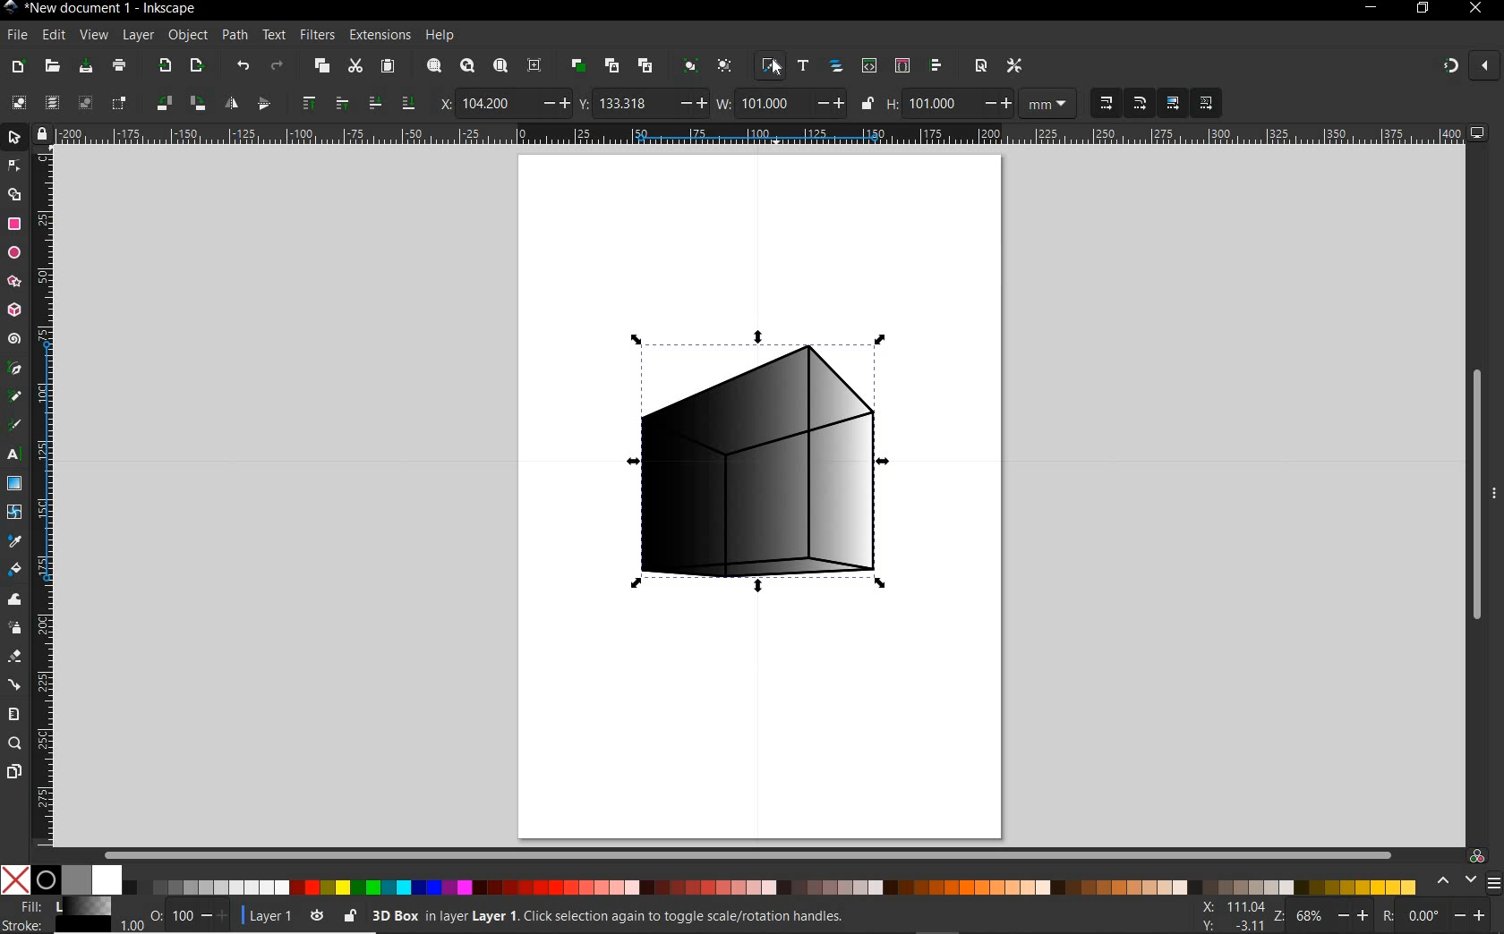 This screenshot has height=934, width=1504. What do you see at coordinates (995, 102) in the screenshot?
I see `increase/decrease` at bounding box center [995, 102].